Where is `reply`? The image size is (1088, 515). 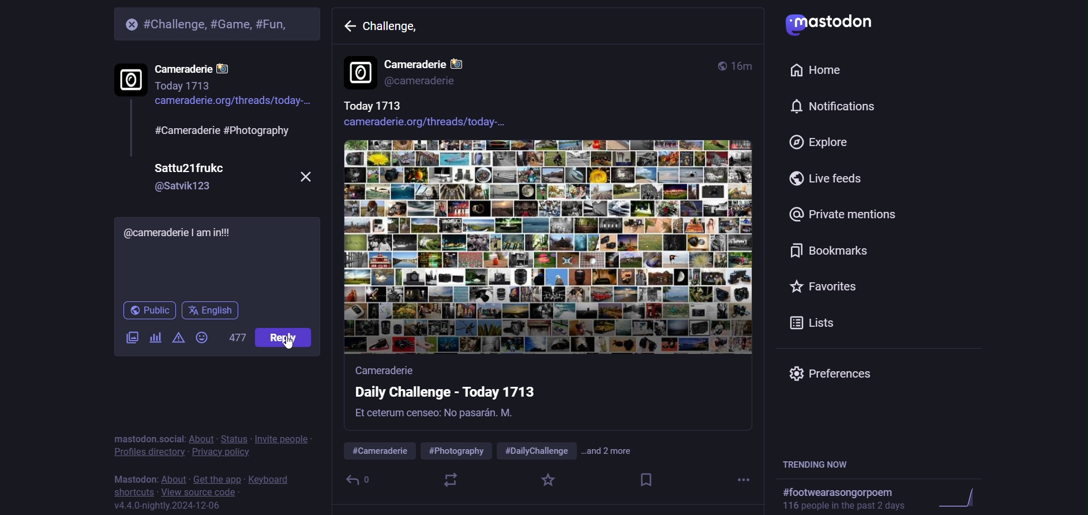
reply is located at coordinates (352, 480).